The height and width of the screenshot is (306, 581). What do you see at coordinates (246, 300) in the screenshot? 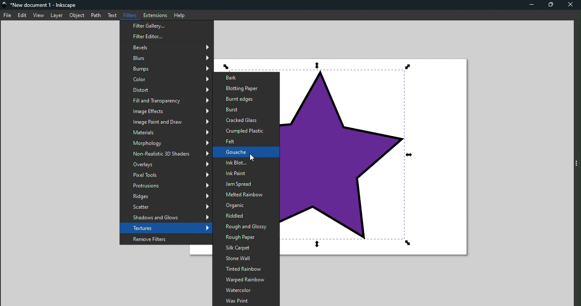
I see `Wax paint` at bounding box center [246, 300].